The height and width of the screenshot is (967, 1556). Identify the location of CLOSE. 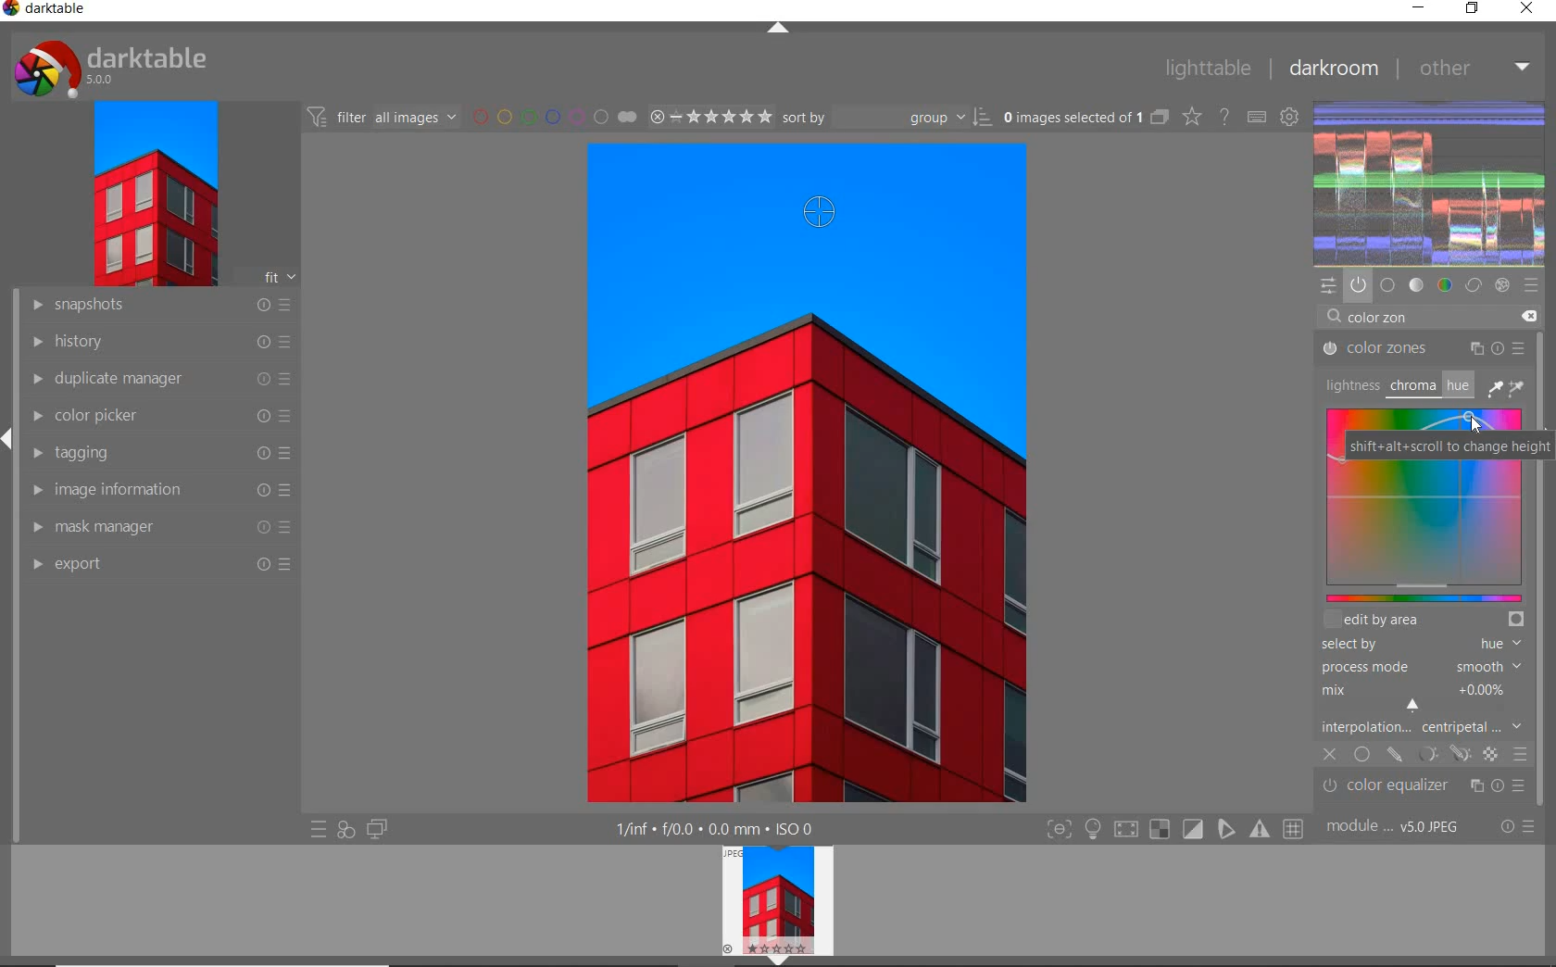
(1330, 755).